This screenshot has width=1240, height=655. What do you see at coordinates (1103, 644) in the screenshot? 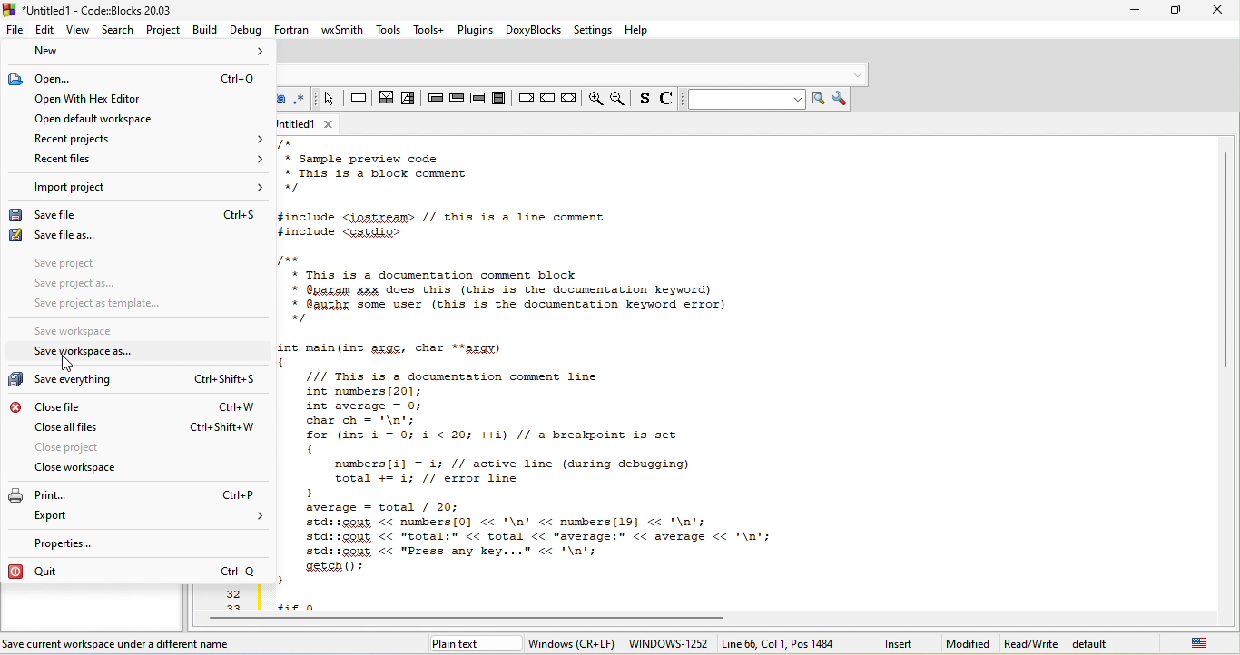
I see `default` at bounding box center [1103, 644].